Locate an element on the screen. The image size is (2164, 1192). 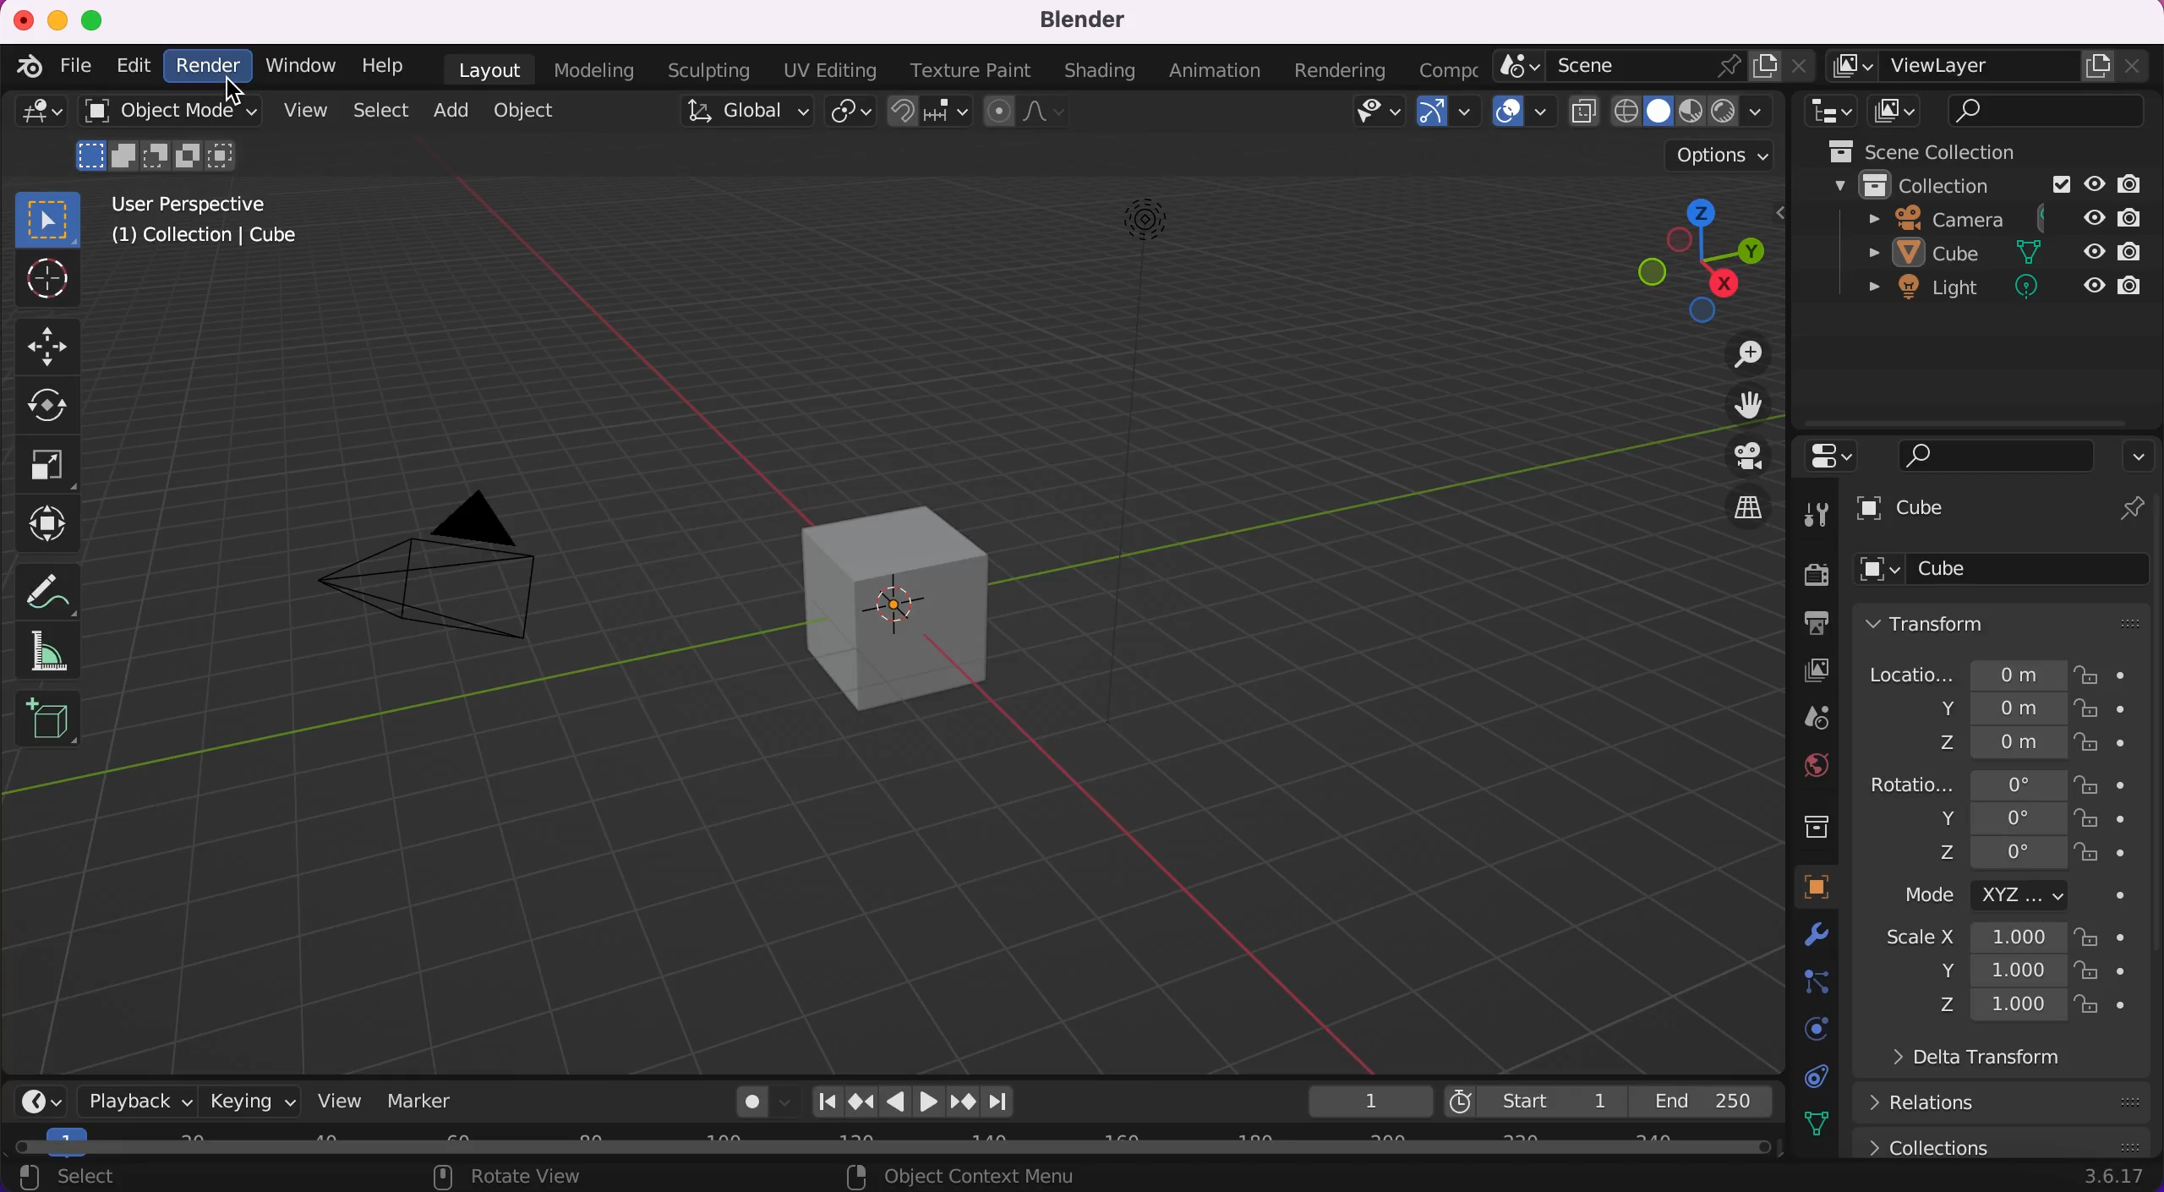
lock is located at coordinates (2101, 675).